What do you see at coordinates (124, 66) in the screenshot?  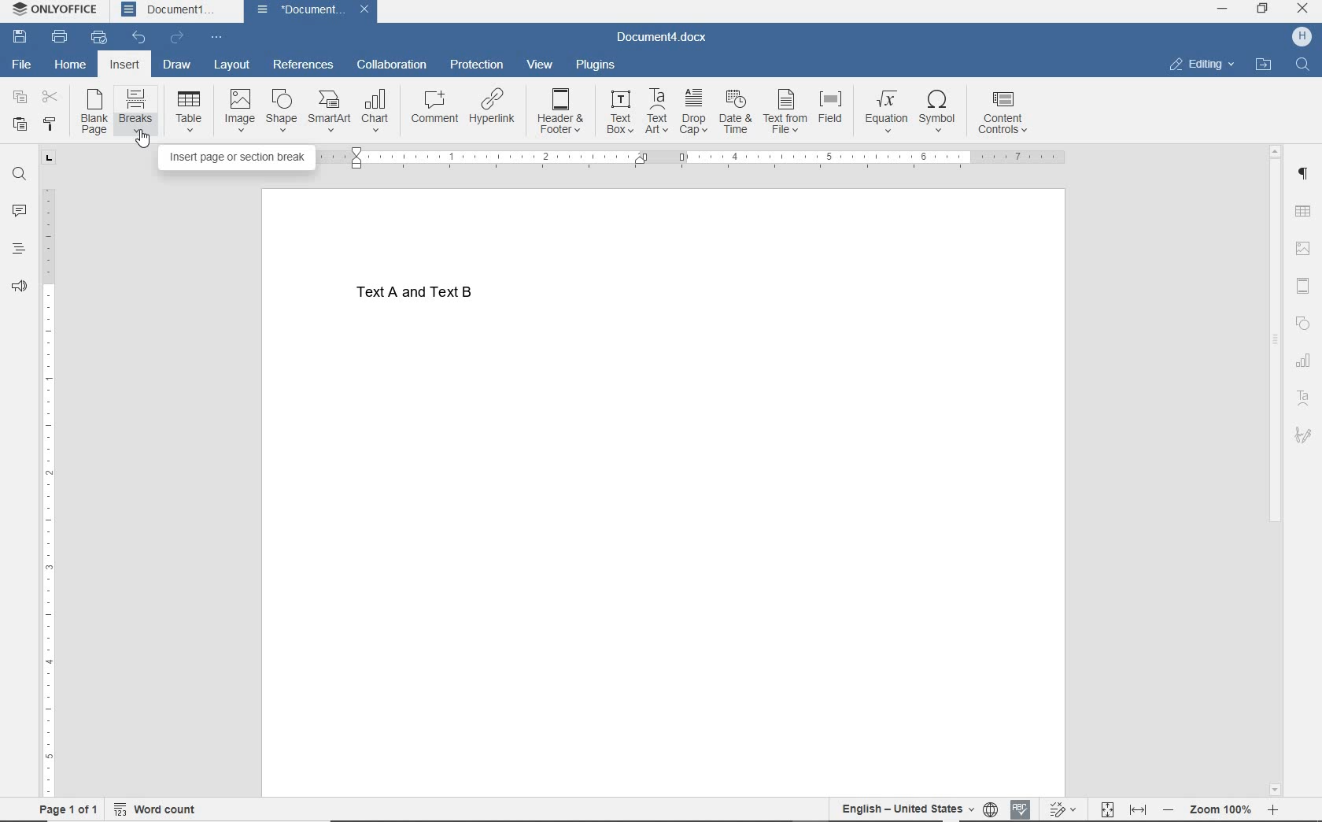 I see `INSERT` at bounding box center [124, 66].